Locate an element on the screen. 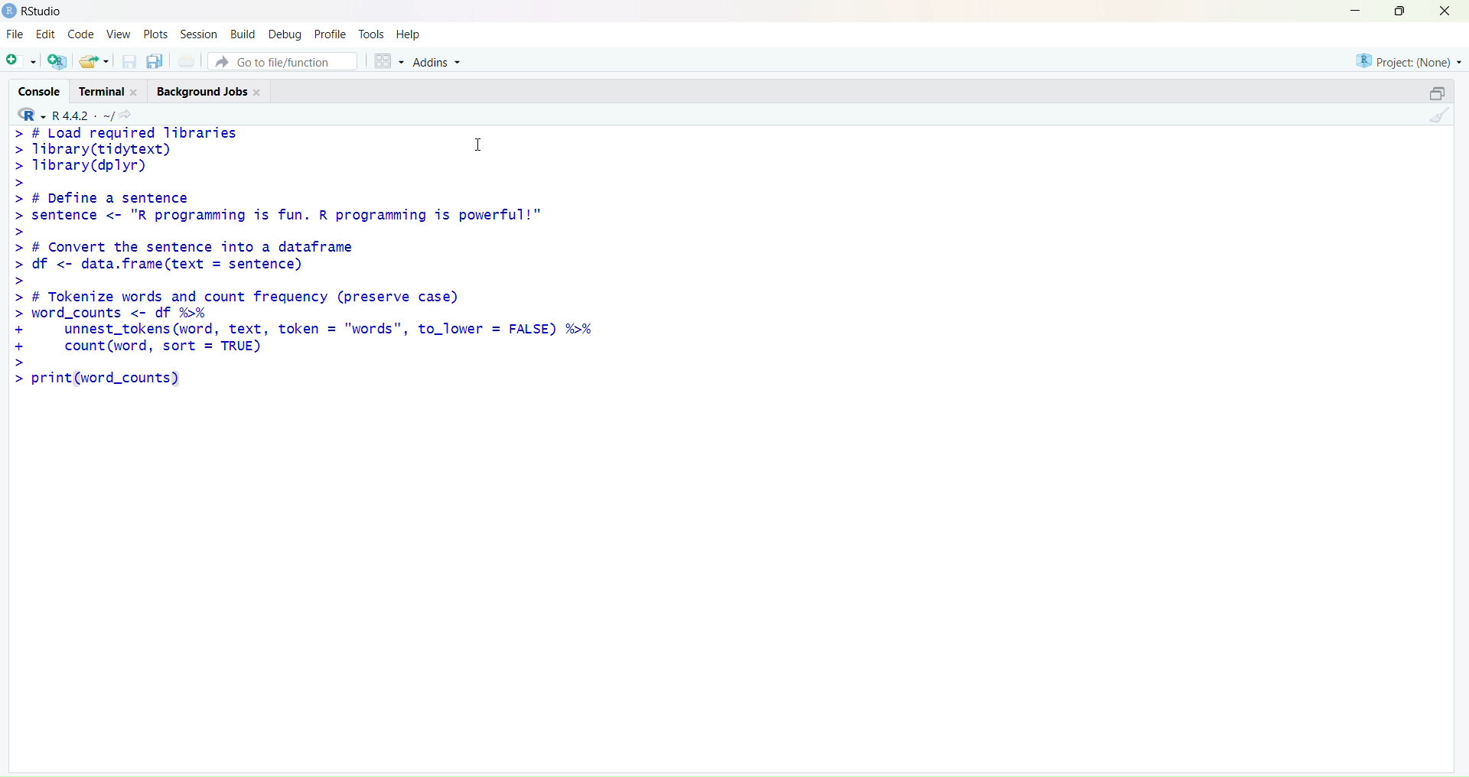 Image resolution: width=1469 pixels, height=777 pixels. profile is located at coordinates (330, 35).